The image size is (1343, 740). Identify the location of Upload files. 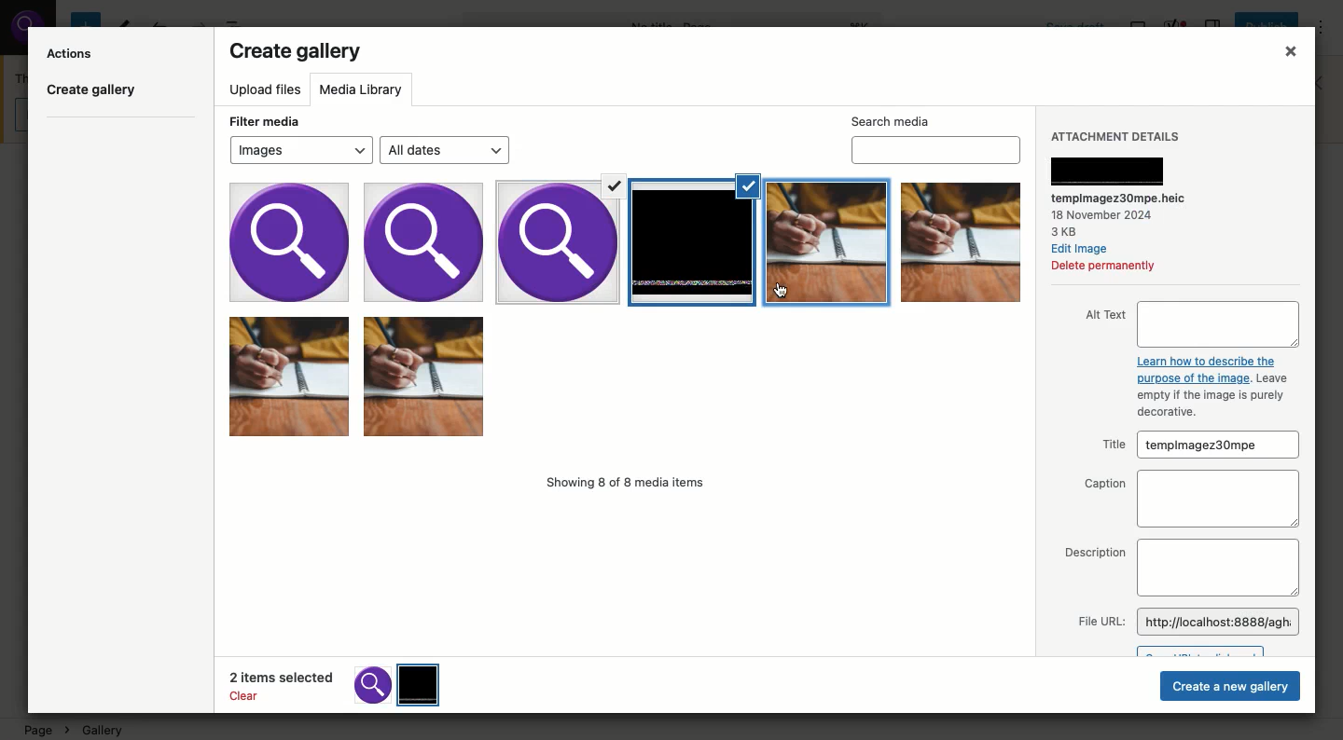
(266, 91).